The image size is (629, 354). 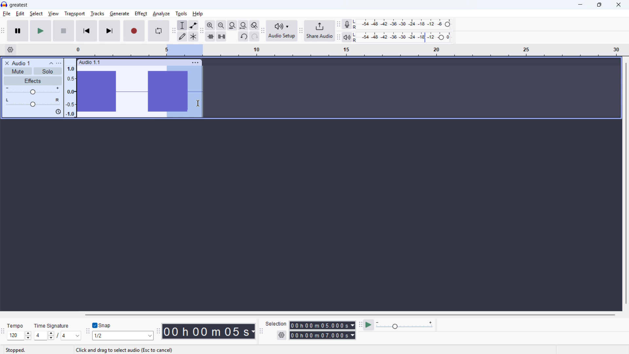 I want to click on Timeline settings , so click(x=10, y=50).